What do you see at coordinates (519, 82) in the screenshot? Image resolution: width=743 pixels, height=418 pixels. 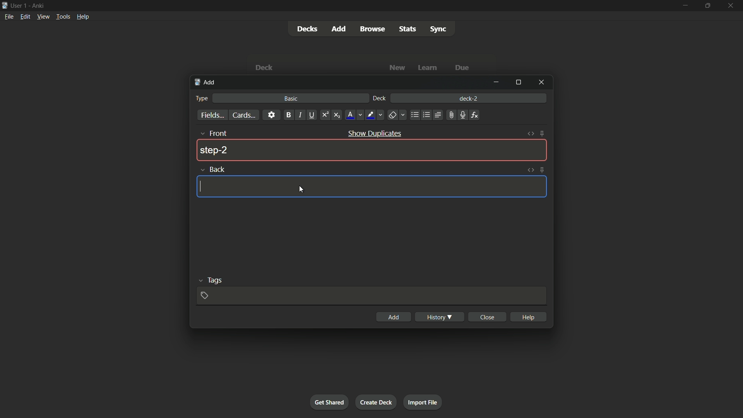 I see `maximize` at bounding box center [519, 82].